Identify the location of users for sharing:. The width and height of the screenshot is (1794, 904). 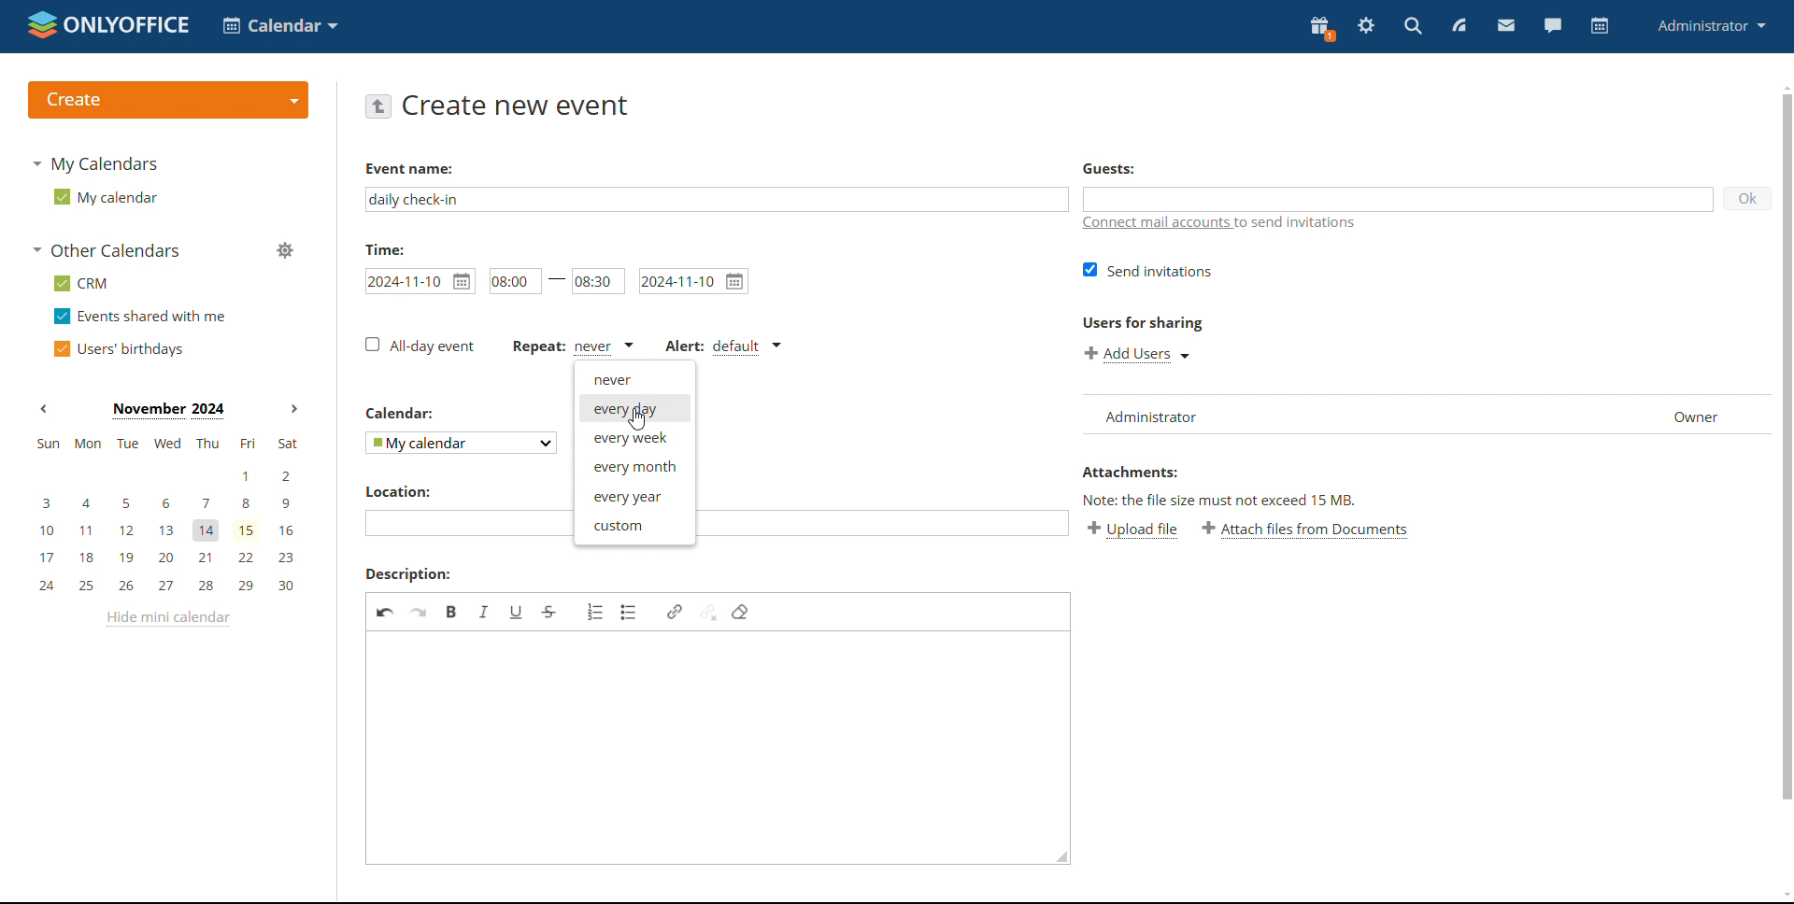
(1151, 323).